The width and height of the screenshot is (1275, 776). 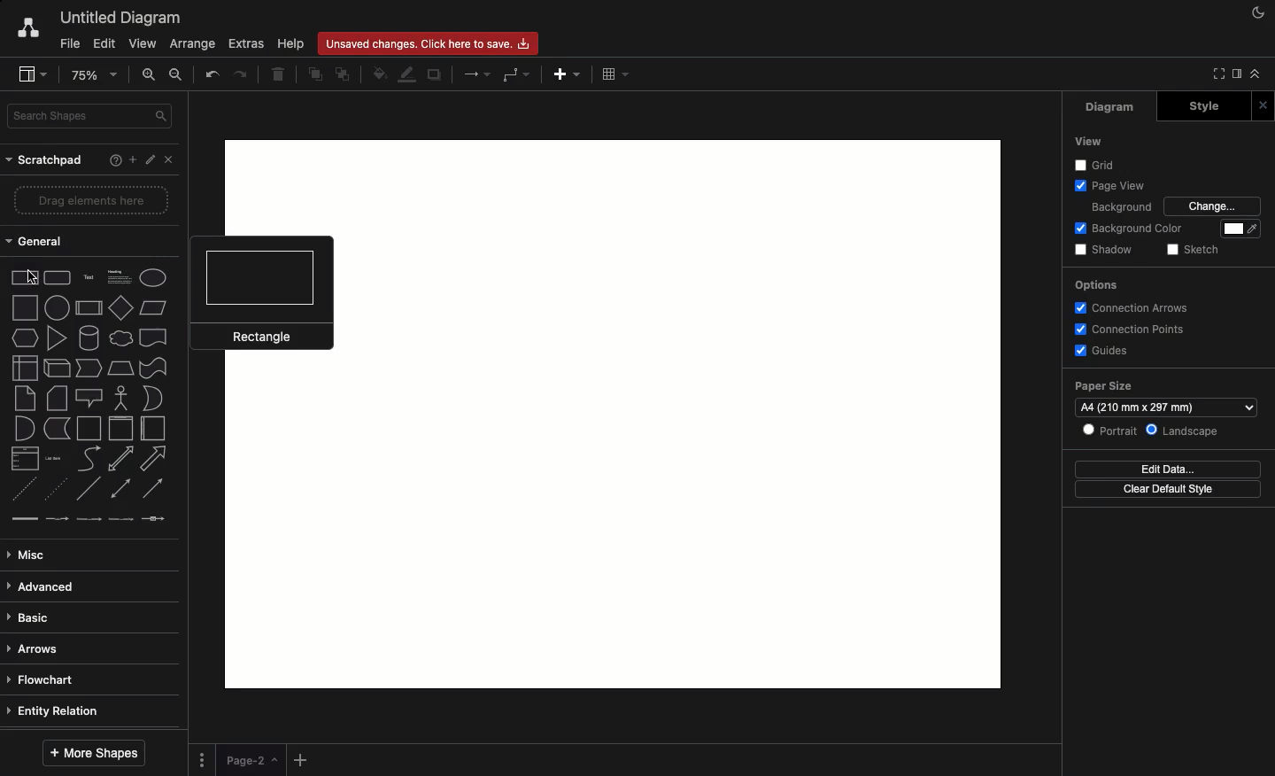 What do you see at coordinates (1129, 307) in the screenshot?
I see `Connection arrows` at bounding box center [1129, 307].